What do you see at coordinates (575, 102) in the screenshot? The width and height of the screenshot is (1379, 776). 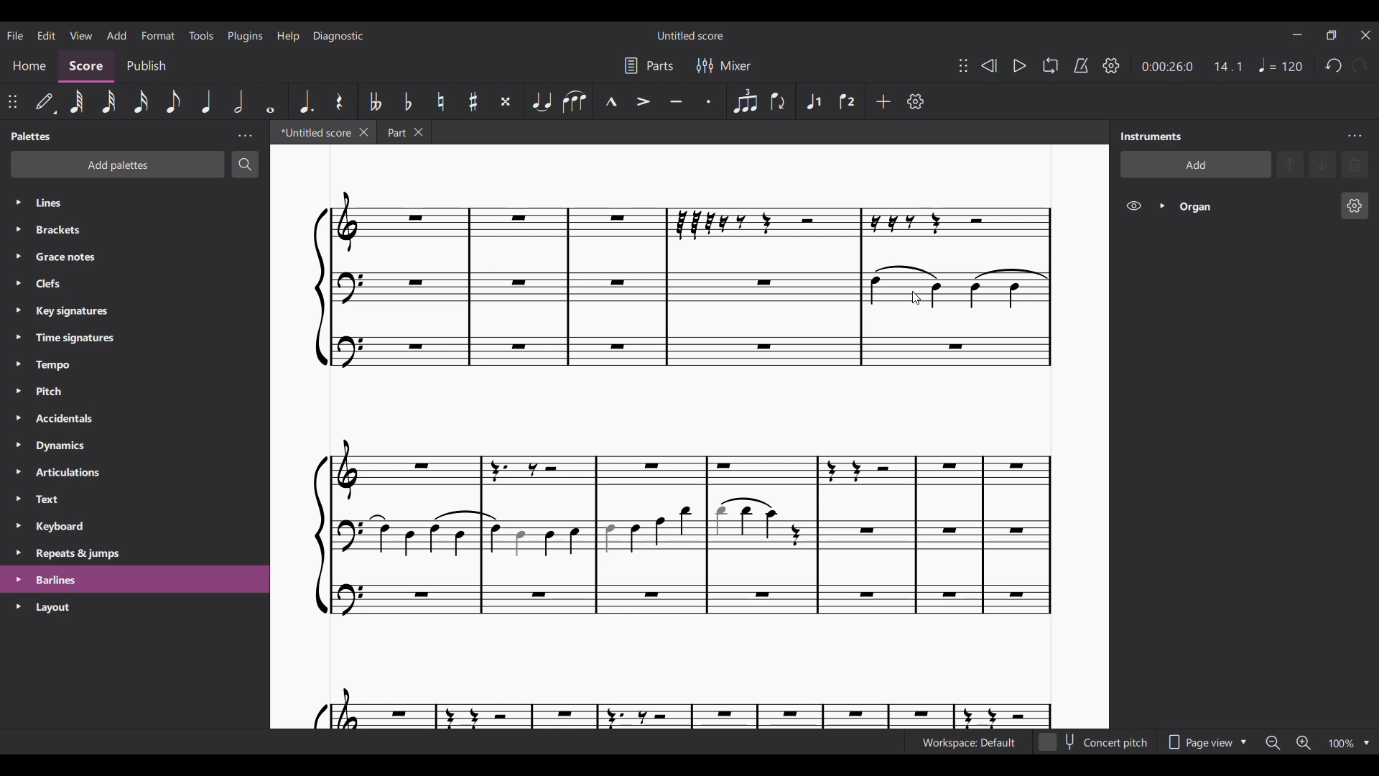 I see `Slur` at bounding box center [575, 102].